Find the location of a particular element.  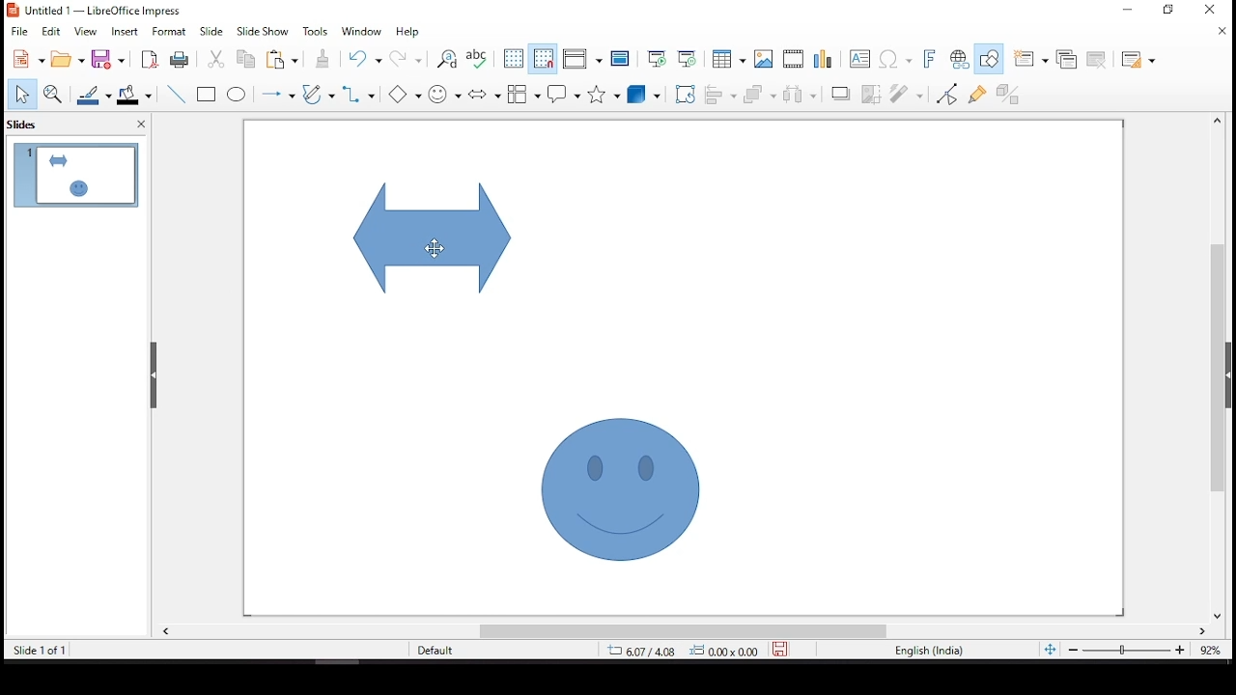

display grid is located at coordinates (513, 60).